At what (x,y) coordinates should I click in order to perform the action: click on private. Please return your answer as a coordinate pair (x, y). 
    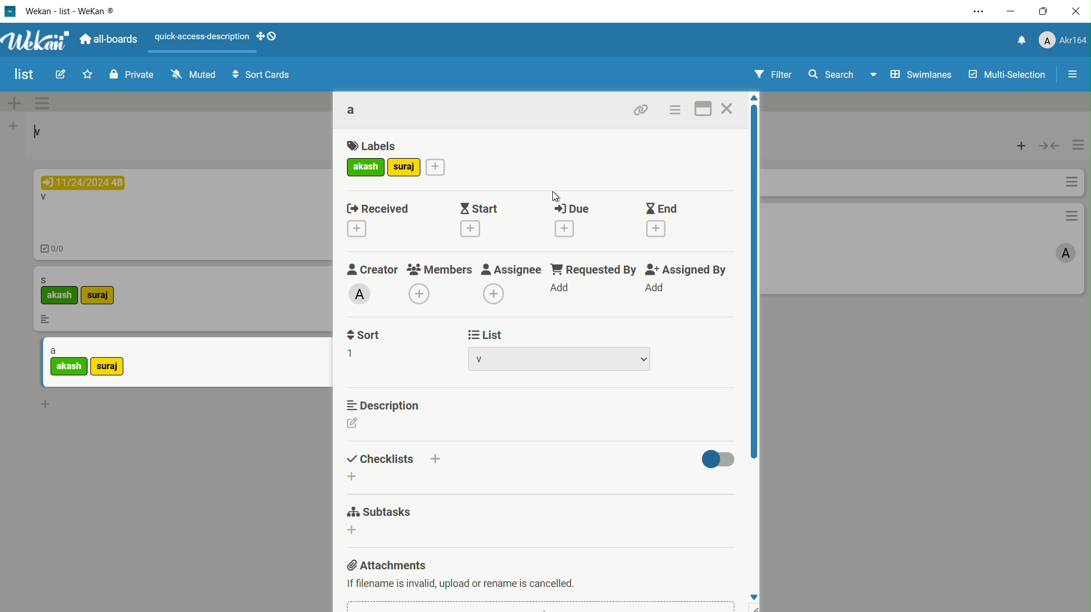
    Looking at the image, I should click on (130, 76).